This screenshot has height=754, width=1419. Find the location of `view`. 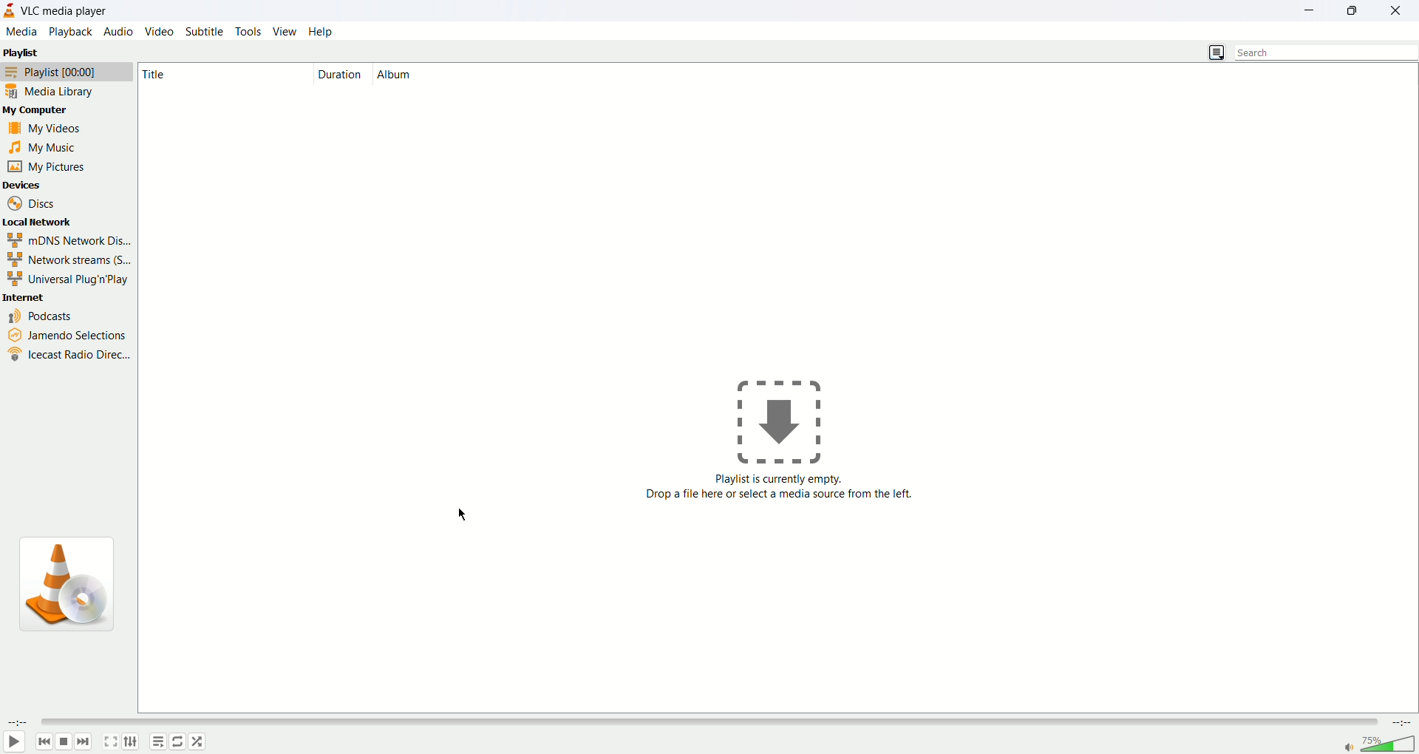

view is located at coordinates (285, 32).